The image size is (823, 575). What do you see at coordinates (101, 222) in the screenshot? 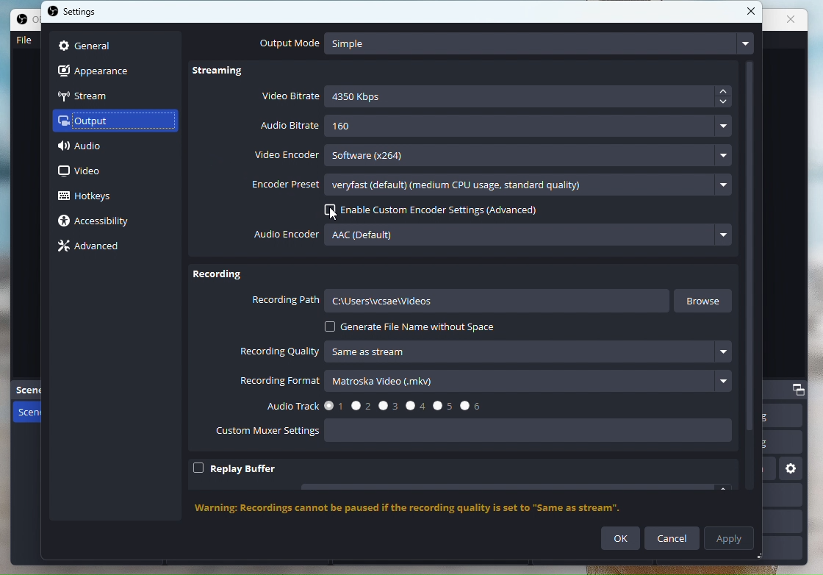
I see `Accessibility` at bounding box center [101, 222].